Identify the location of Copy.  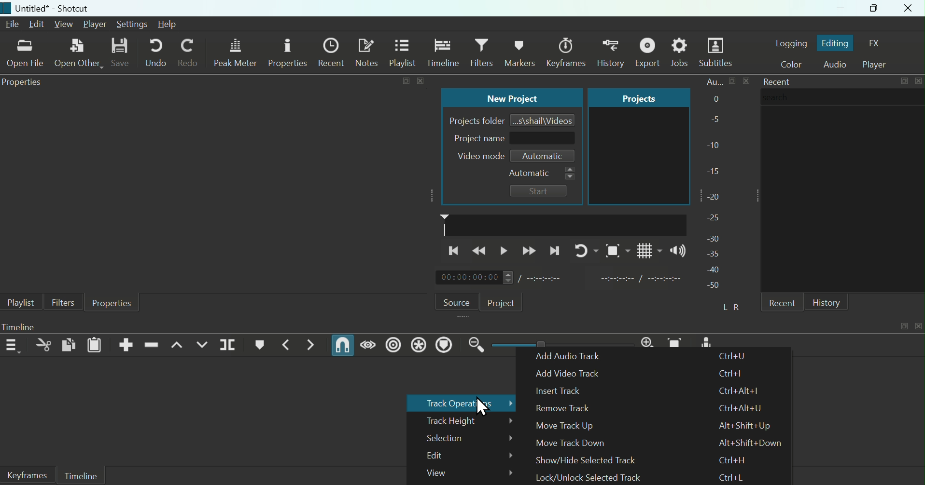
(68, 346).